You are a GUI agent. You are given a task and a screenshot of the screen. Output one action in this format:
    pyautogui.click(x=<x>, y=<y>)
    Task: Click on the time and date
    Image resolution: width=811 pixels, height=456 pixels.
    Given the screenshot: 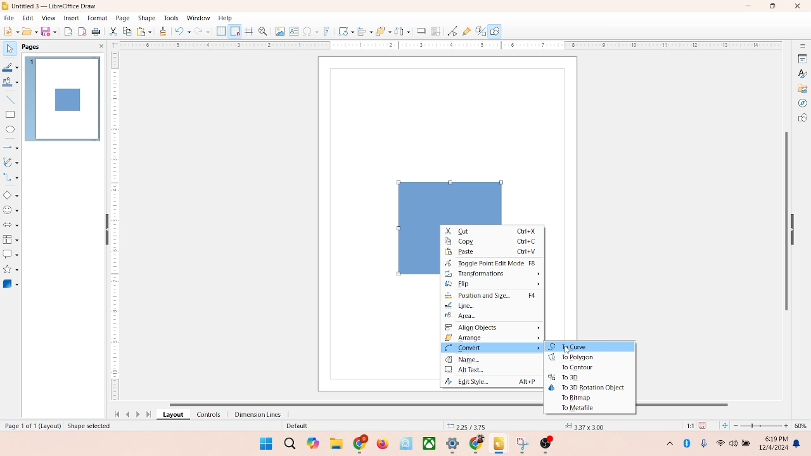 What is the action you would take?
    pyautogui.click(x=772, y=441)
    